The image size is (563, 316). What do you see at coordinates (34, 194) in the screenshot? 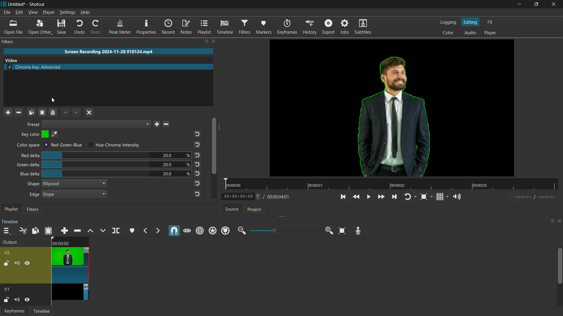
I see `edge` at bounding box center [34, 194].